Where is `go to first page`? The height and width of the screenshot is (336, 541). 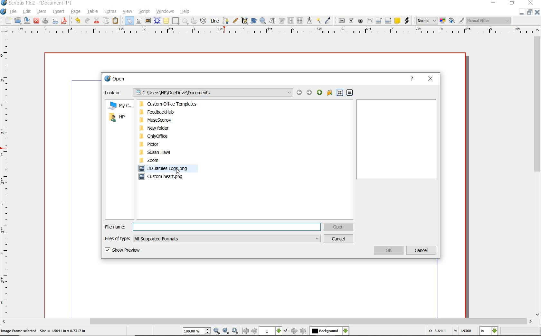
go to first page is located at coordinates (245, 331).